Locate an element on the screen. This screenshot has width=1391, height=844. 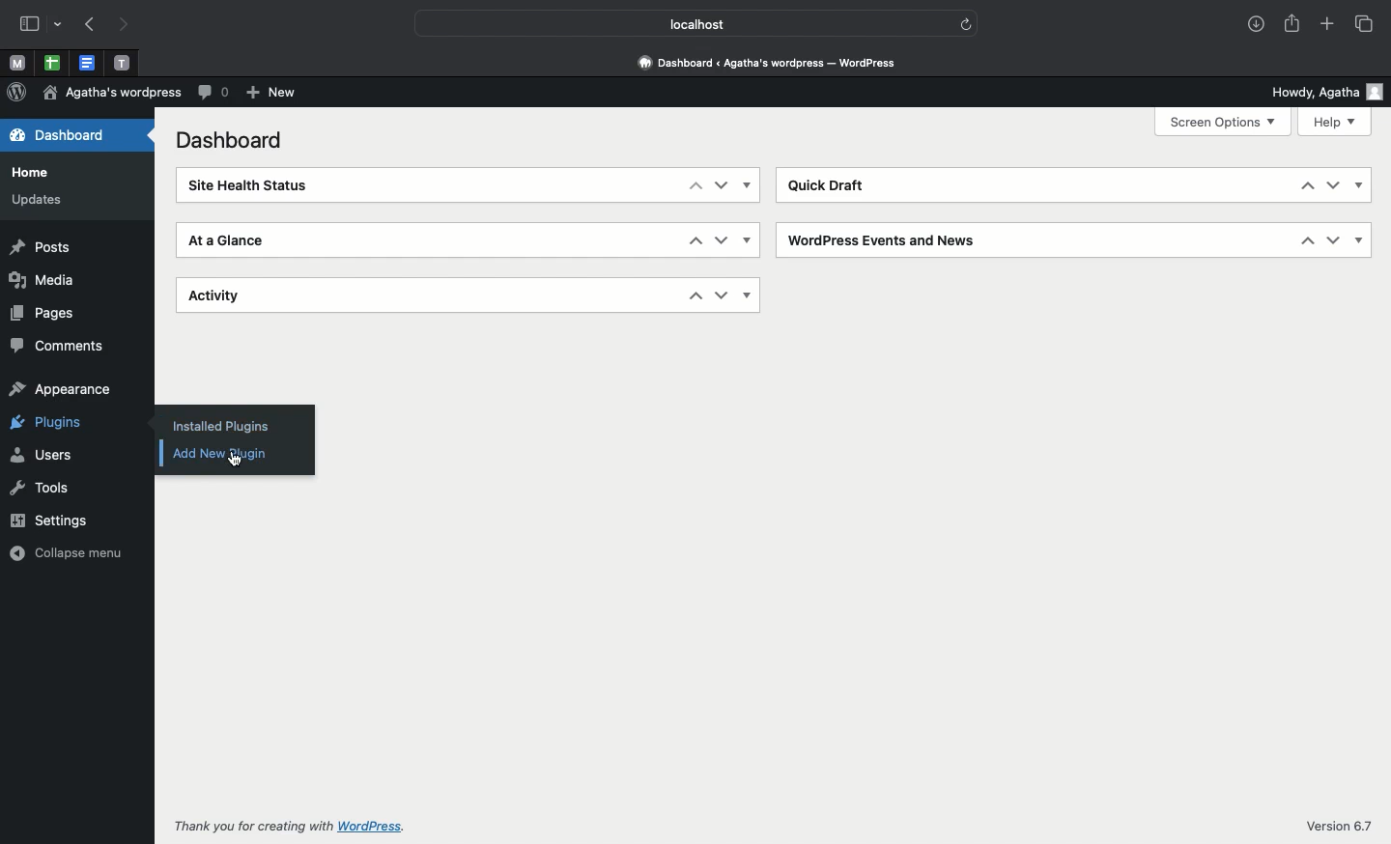
Site health status is located at coordinates (251, 186).